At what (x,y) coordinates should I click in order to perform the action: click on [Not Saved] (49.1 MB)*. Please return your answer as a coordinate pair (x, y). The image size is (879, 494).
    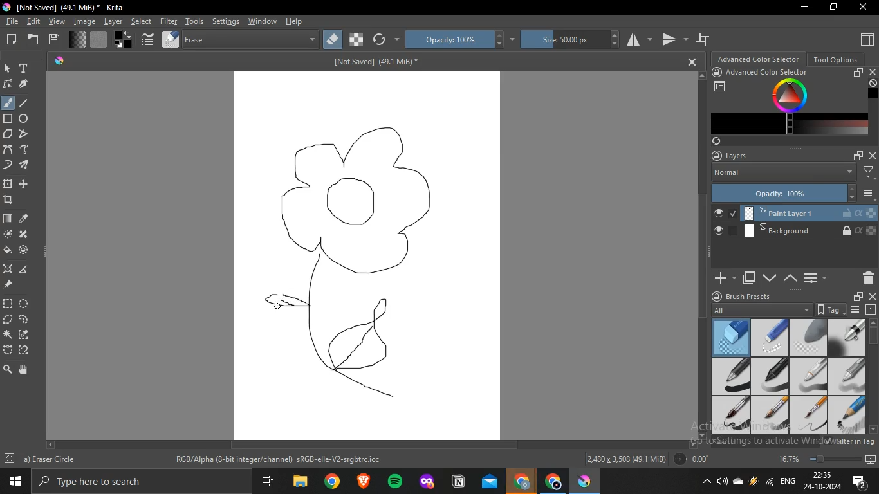
    Looking at the image, I should click on (375, 62).